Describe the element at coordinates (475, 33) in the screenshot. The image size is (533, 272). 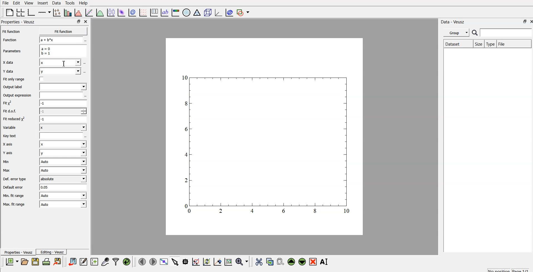
I see `search` at that location.